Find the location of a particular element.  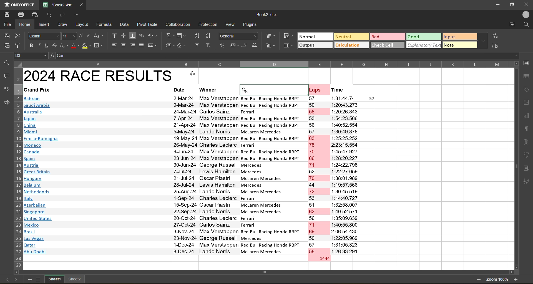

sub/superscript is located at coordinates (64, 46).